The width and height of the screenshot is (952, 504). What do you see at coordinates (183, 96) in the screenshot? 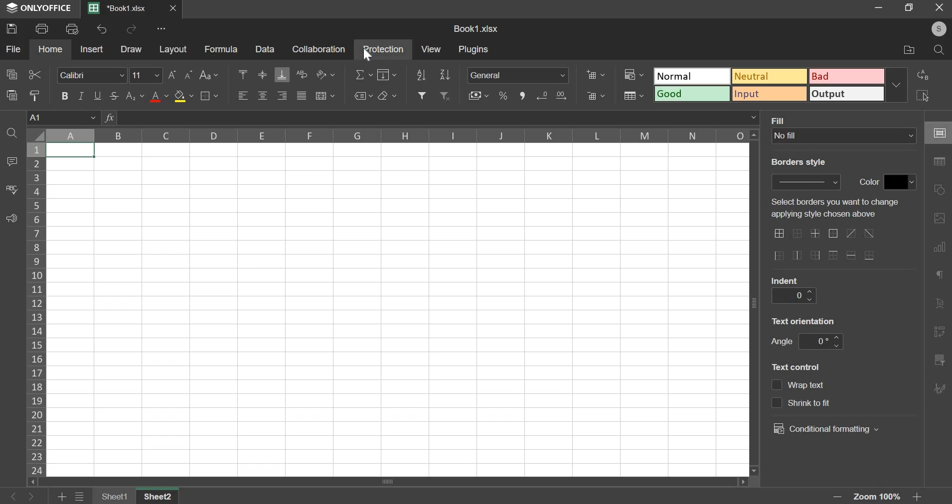
I see `fill color` at bounding box center [183, 96].